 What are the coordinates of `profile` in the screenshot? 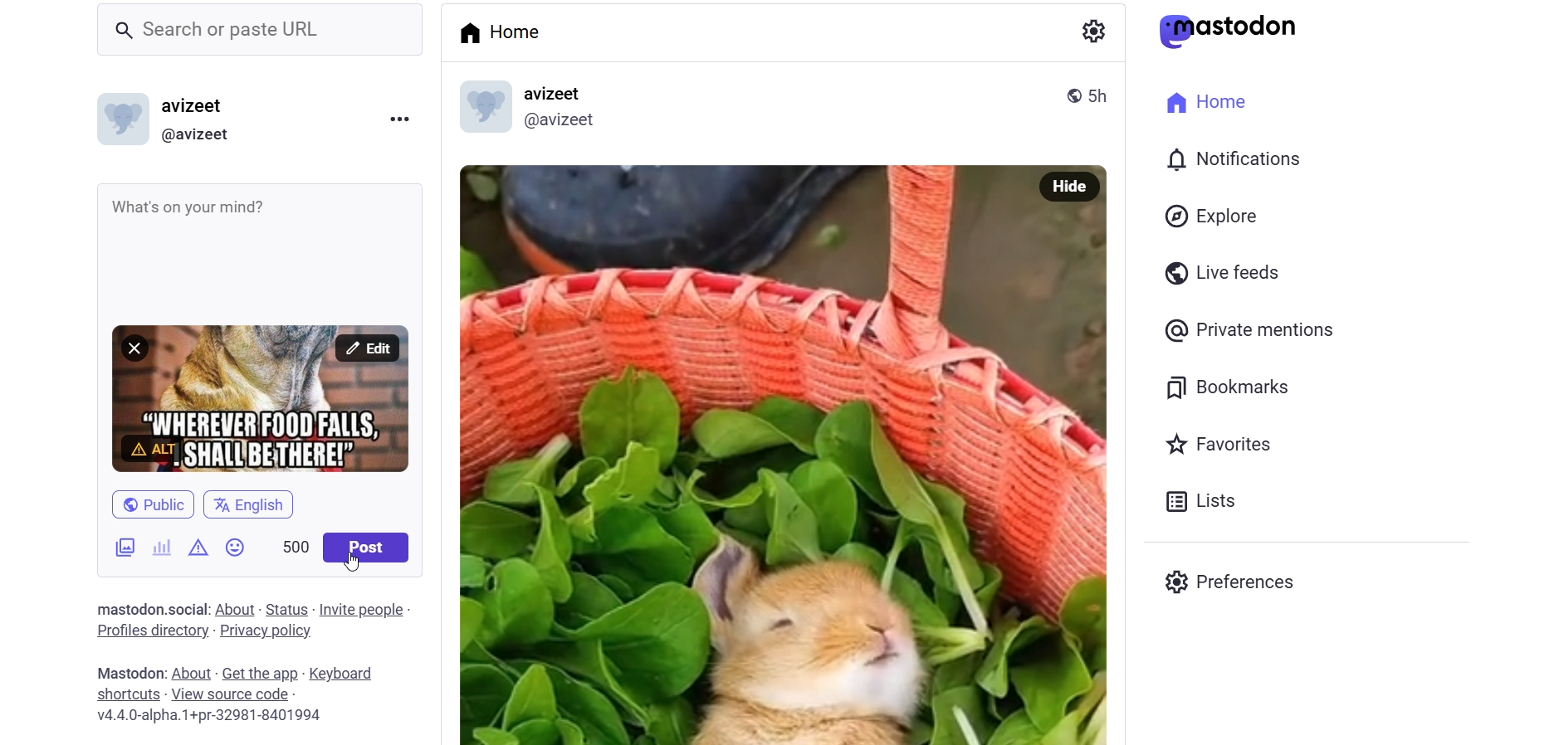 It's located at (149, 631).